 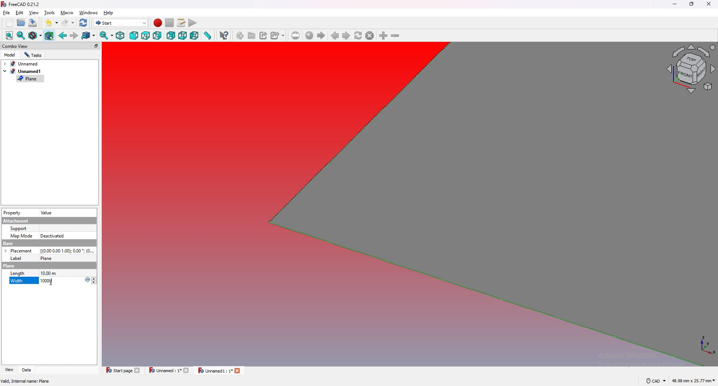 I want to click on front, so click(x=134, y=36).